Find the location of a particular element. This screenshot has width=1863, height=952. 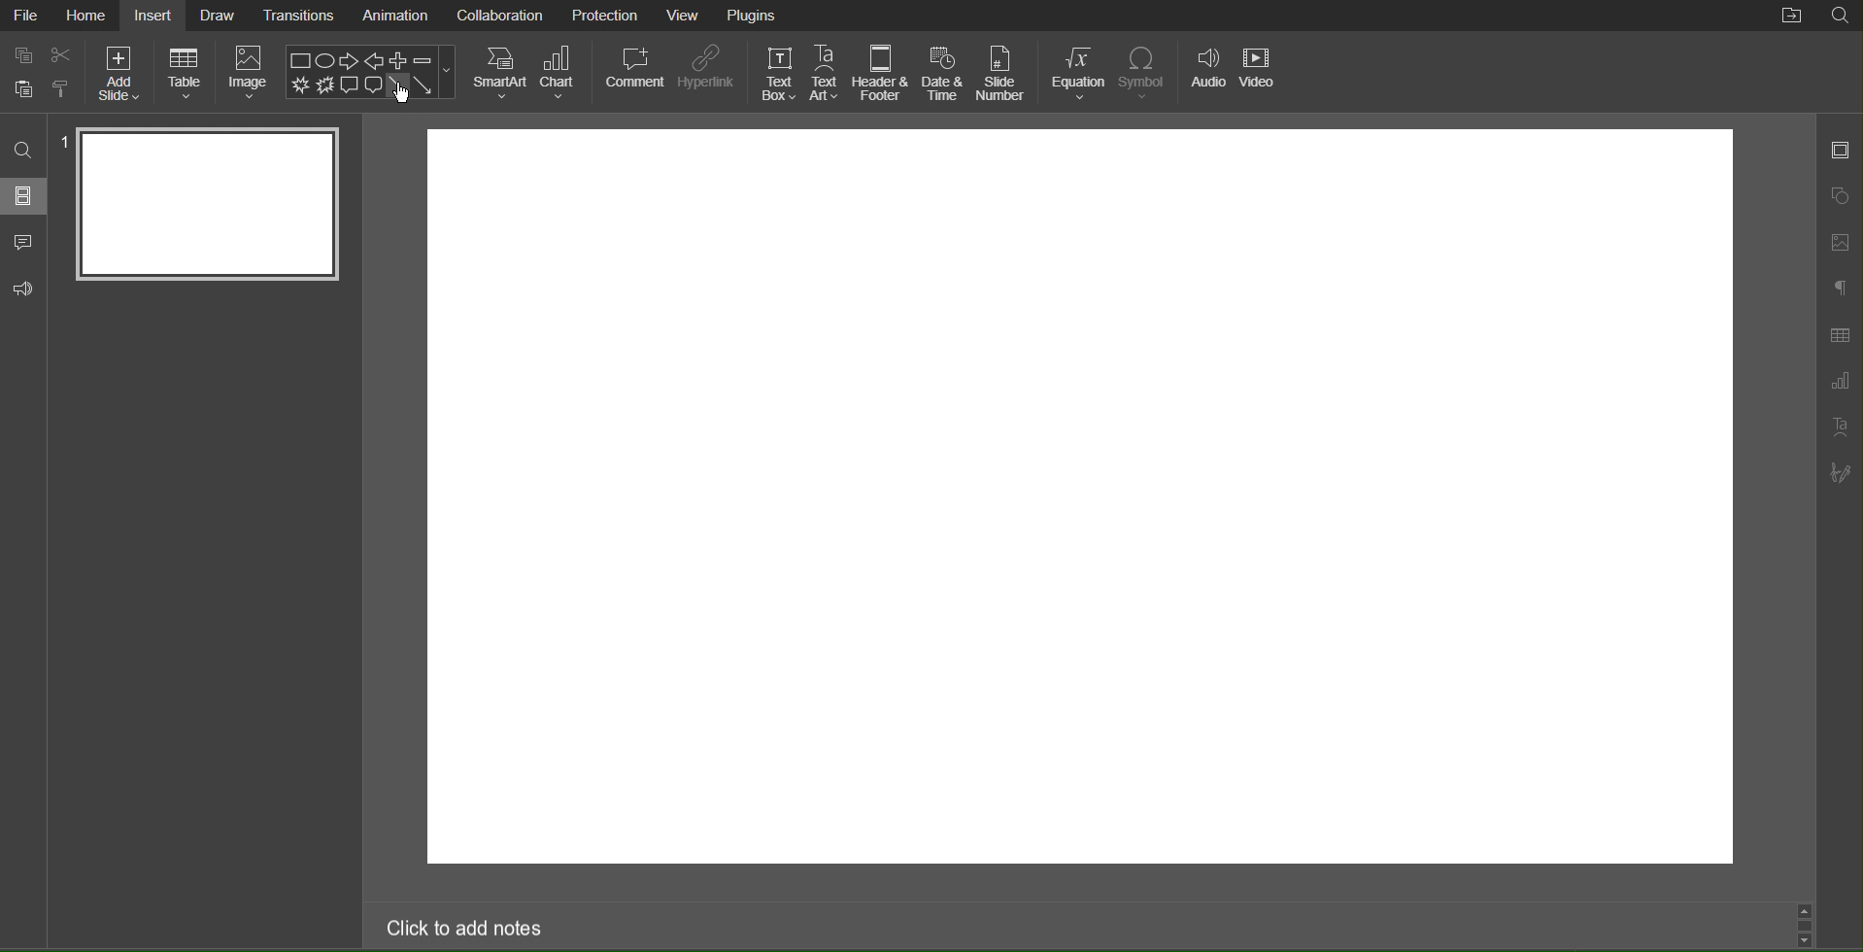

Paragraph Settings is located at coordinates (1842, 289).